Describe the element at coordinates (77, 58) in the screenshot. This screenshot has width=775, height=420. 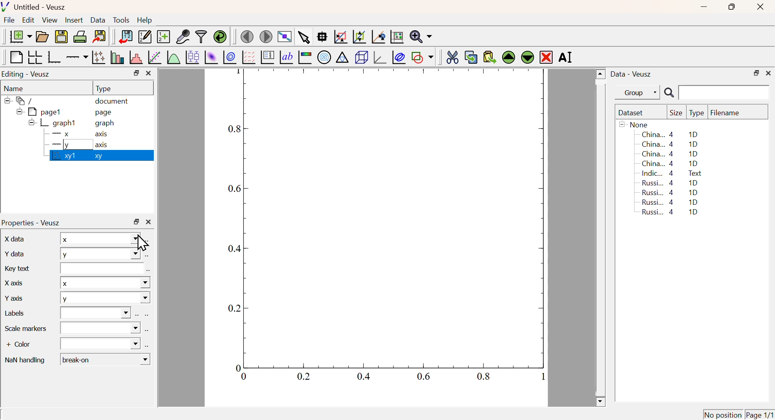
I see `Add an axis to a plot` at that location.